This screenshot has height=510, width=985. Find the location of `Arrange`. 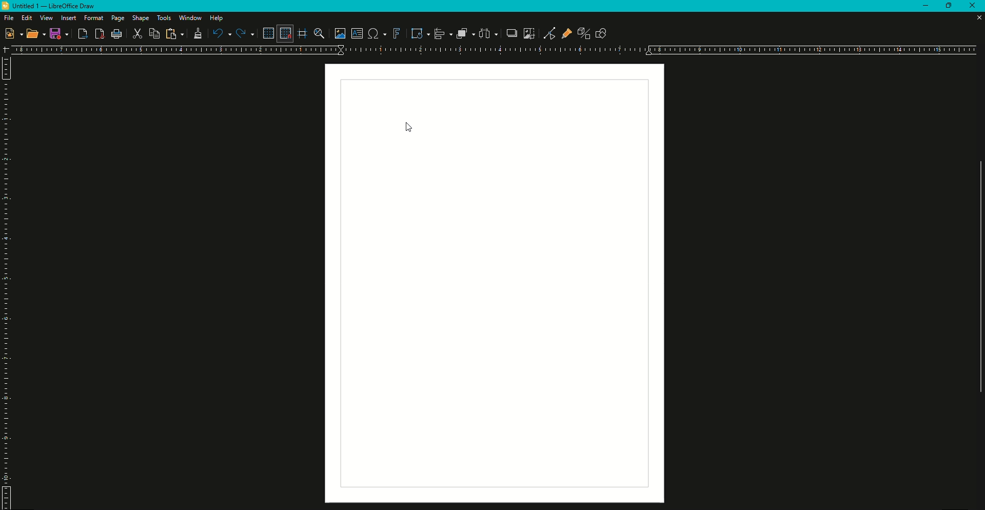

Arrange is located at coordinates (463, 33).